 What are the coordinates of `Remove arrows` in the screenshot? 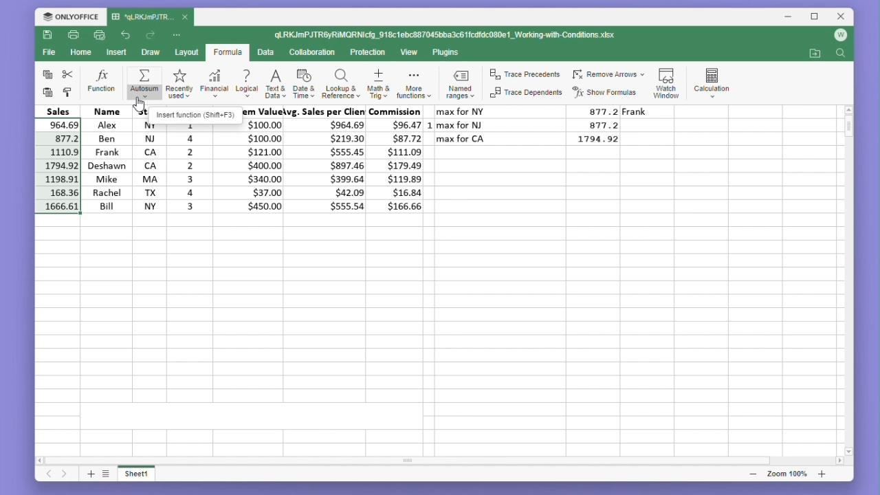 It's located at (608, 75).